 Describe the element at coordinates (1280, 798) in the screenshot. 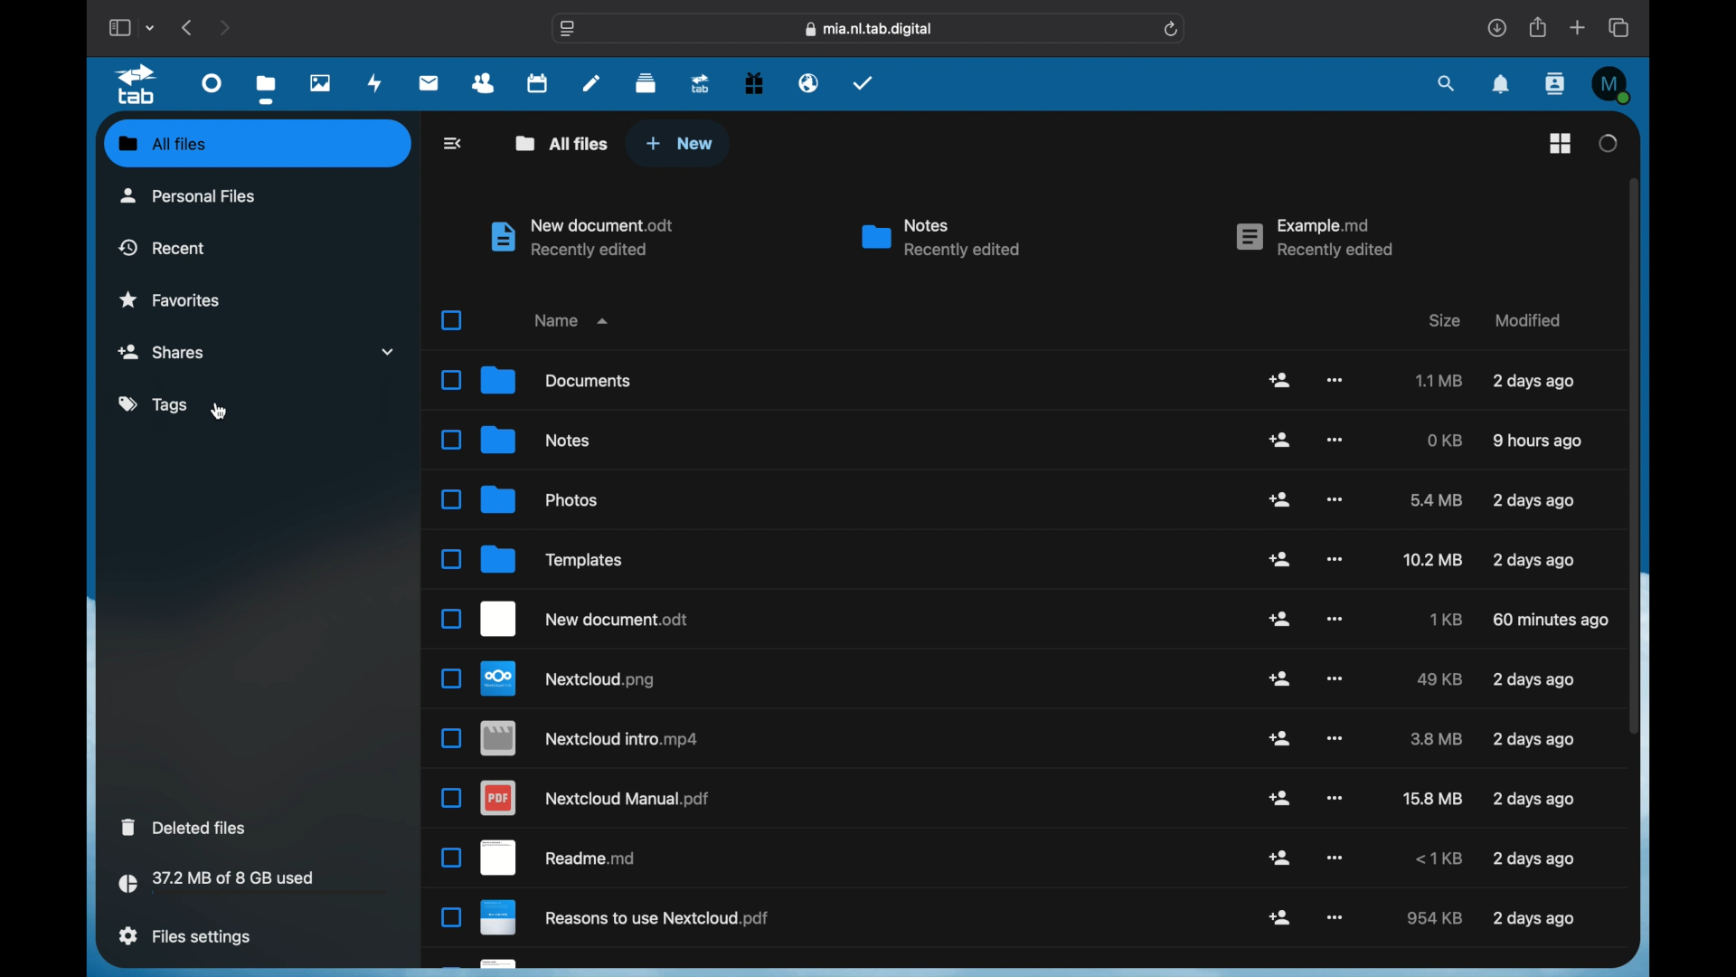

I see `share` at that location.